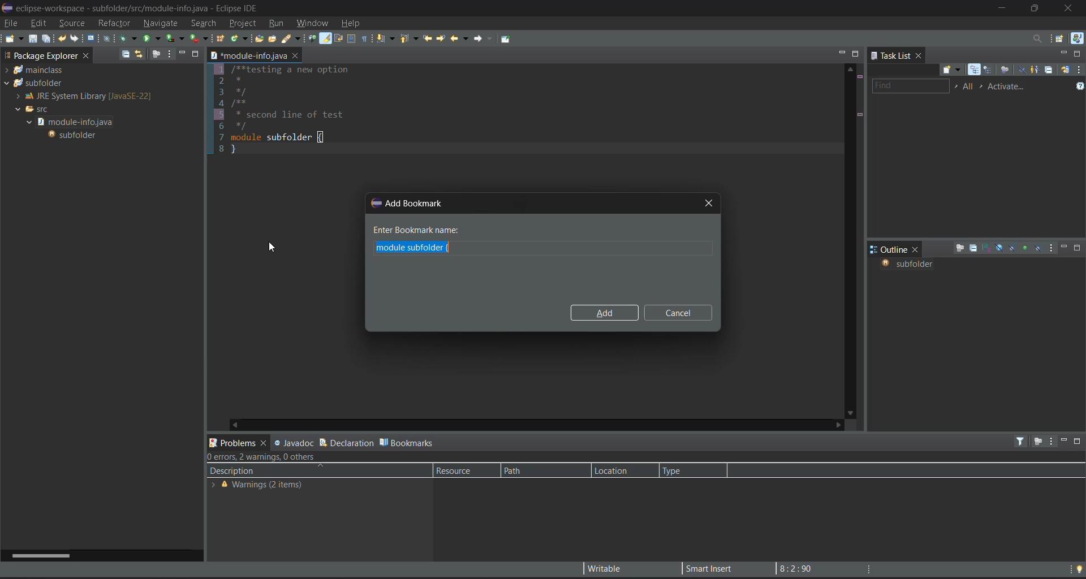 The width and height of the screenshot is (1086, 579). I want to click on save, so click(33, 39).